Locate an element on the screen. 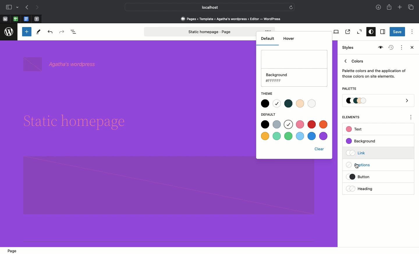  Button is located at coordinates (363, 177).